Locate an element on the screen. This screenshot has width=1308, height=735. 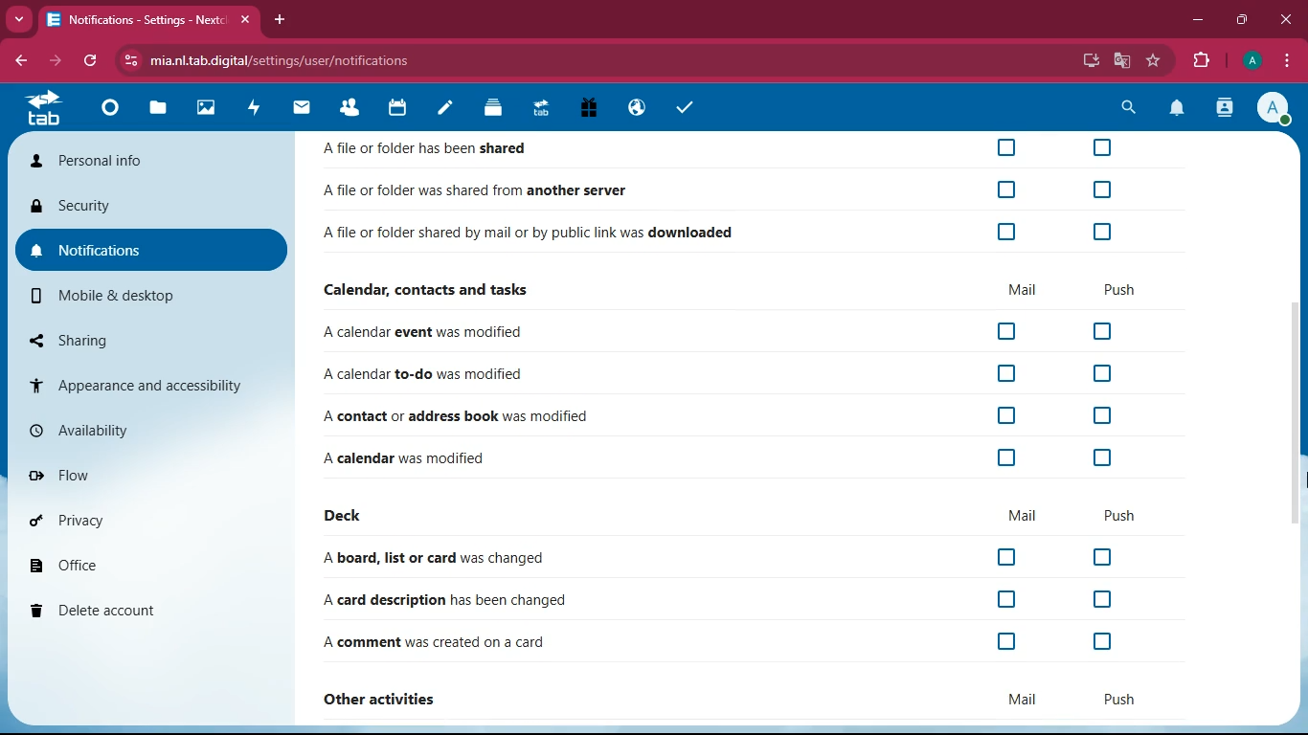
availability is located at coordinates (149, 428).